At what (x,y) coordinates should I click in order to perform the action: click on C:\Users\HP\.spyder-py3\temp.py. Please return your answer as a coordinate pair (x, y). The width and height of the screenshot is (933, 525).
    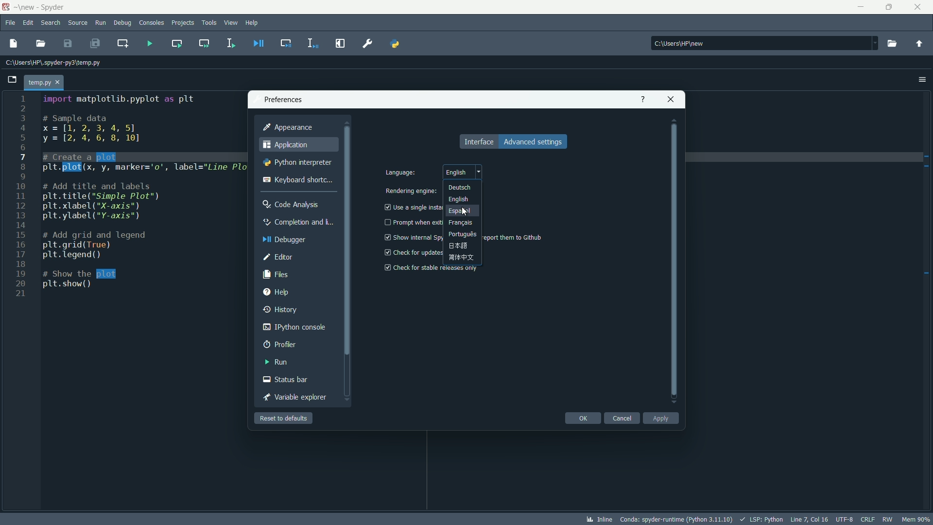
    Looking at the image, I should click on (51, 63).